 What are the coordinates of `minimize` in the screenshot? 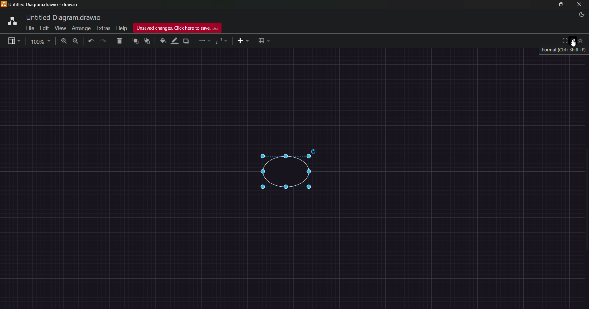 It's located at (543, 4).